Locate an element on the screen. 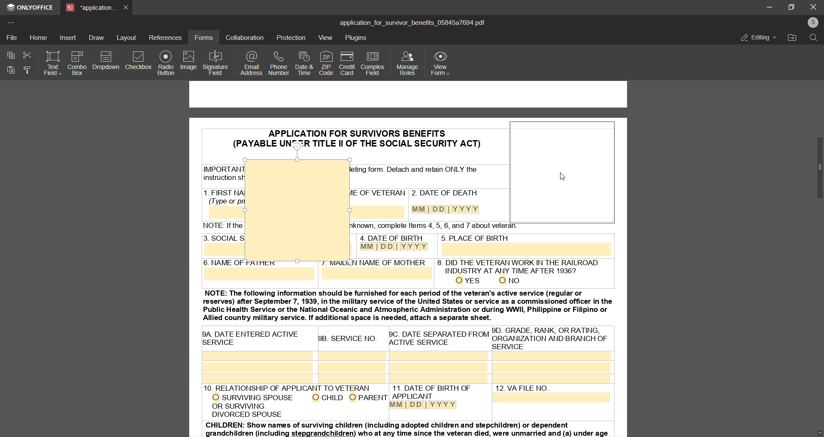  more is located at coordinates (12, 22).